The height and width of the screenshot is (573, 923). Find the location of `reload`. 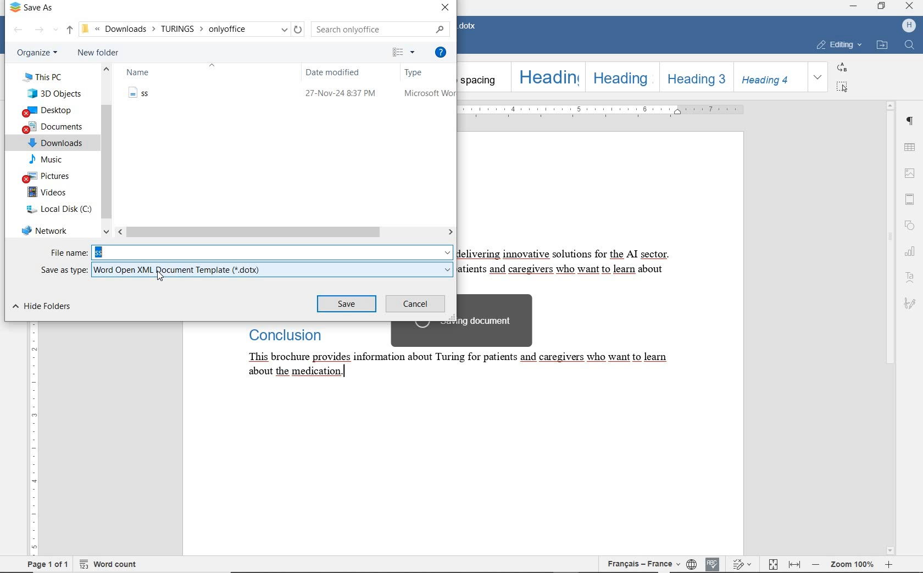

reload is located at coordinates (300, 30).